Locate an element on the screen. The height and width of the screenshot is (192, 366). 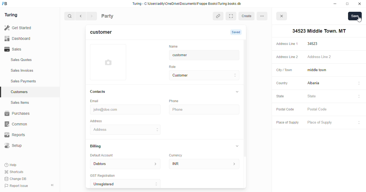
Address Line 1 is located at coordinates (287, 43).